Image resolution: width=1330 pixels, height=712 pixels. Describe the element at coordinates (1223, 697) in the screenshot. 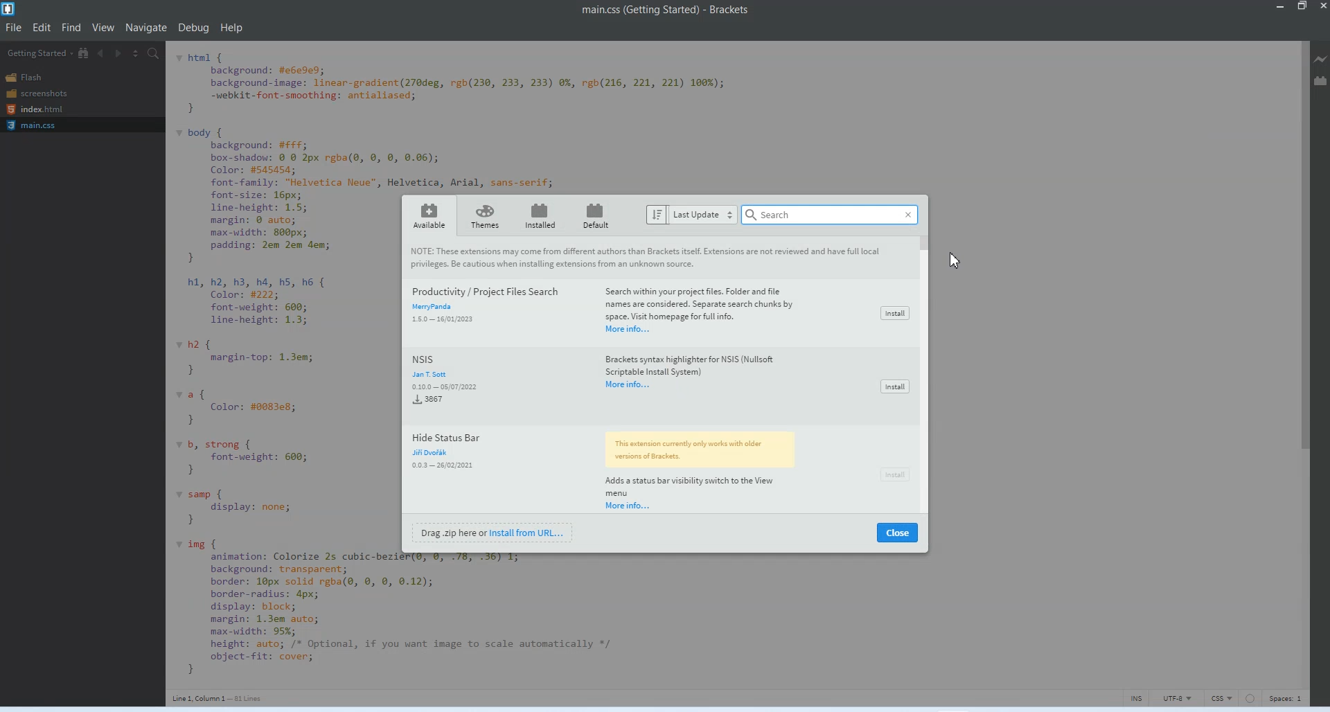

I see `CSS` at that location.